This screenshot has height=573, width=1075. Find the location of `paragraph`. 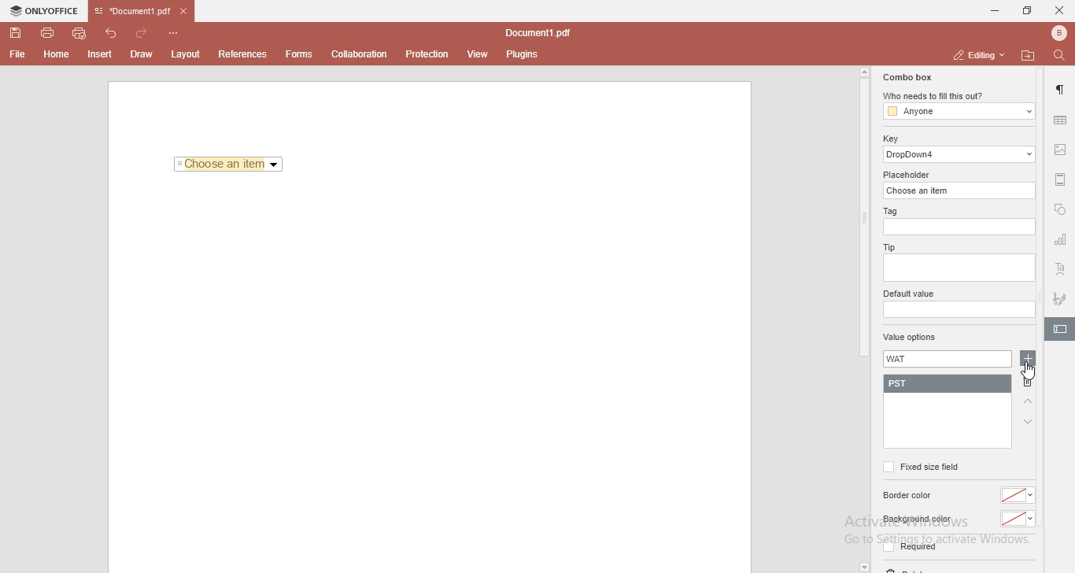

paragraph is located at coordinates (1062, 90).